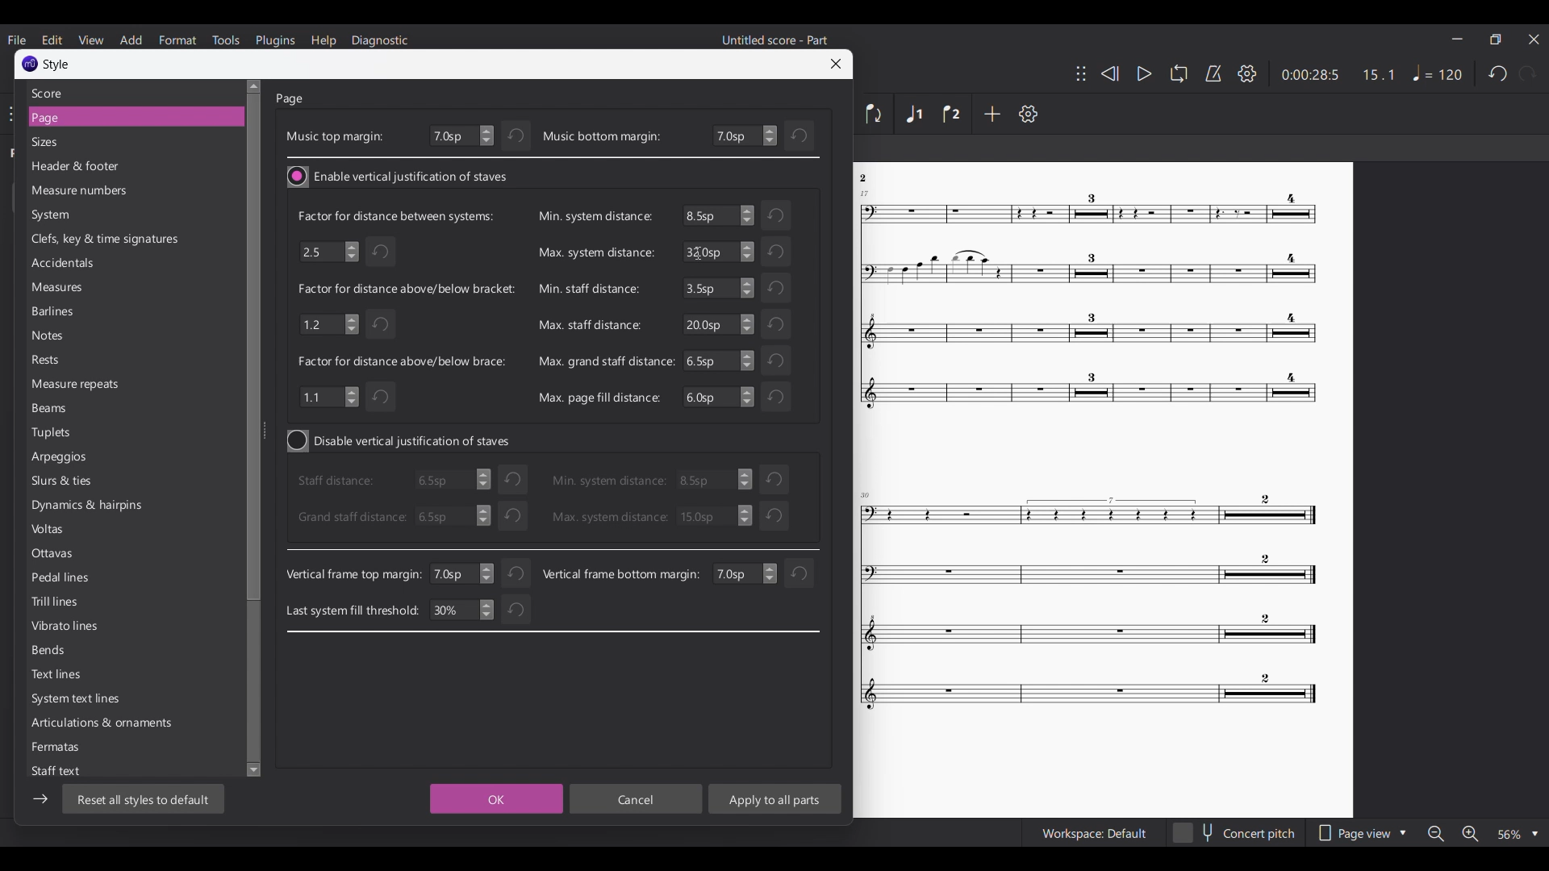  Describe the element at coordinates (353, 611) in the screenshot. I see `Last system fill threshold` at that location.